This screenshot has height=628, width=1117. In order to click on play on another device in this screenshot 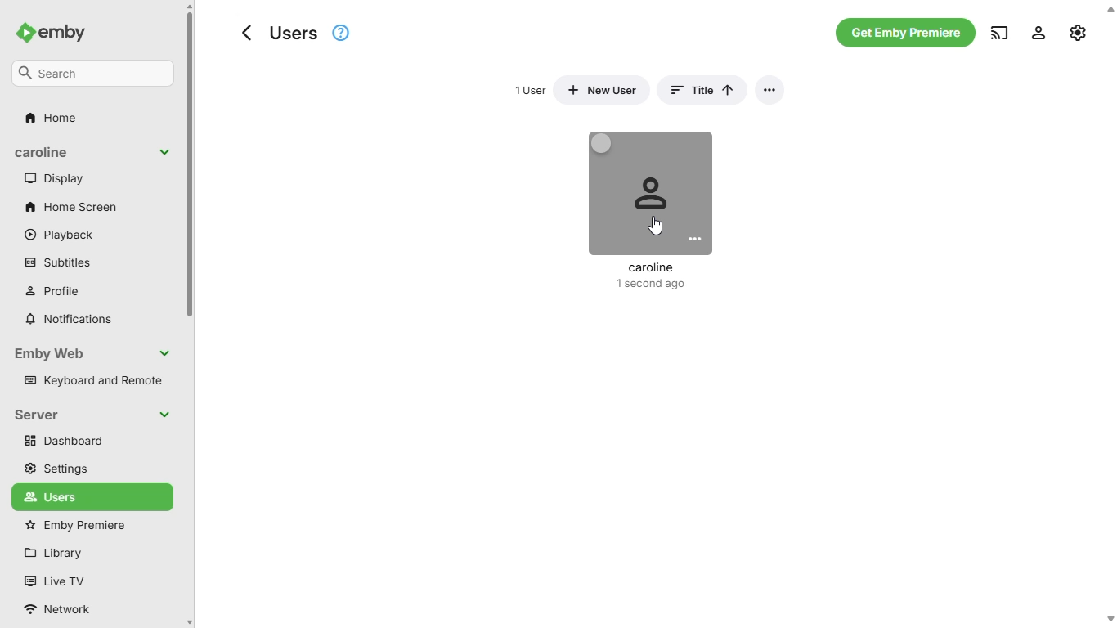, I will do `click(1000, 32)`.